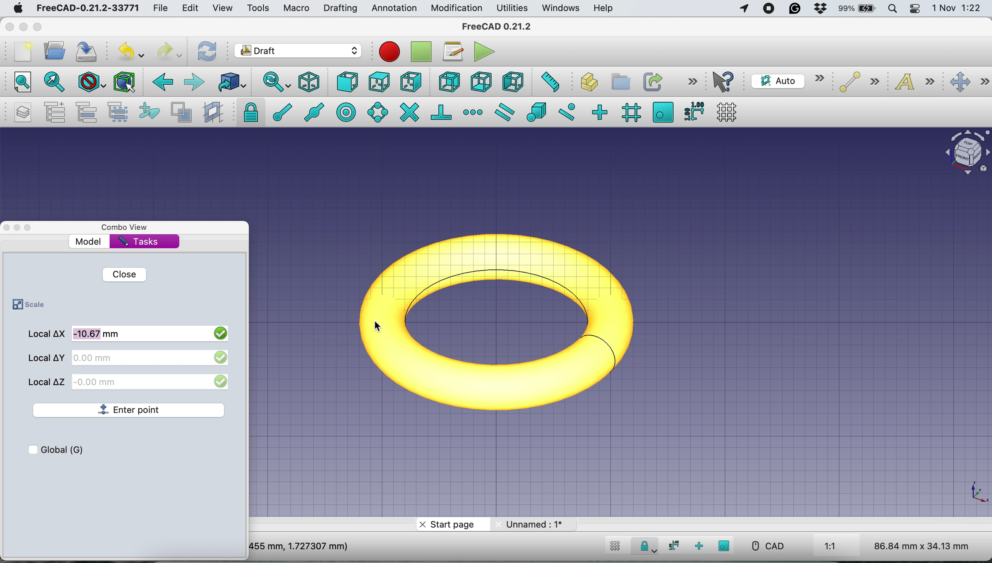  I want to click on FreeCAD-0.21.2-33771, so click(88, 7).